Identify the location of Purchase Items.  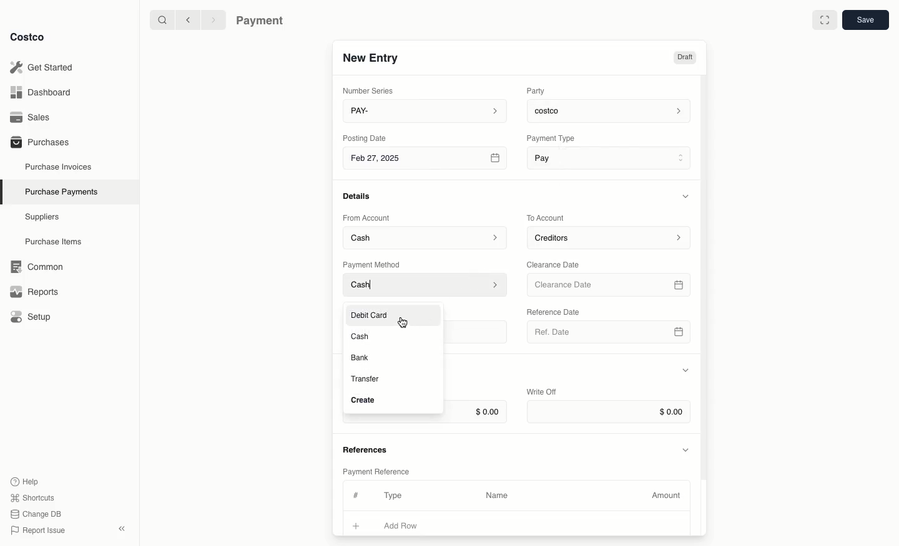
(55, 242).